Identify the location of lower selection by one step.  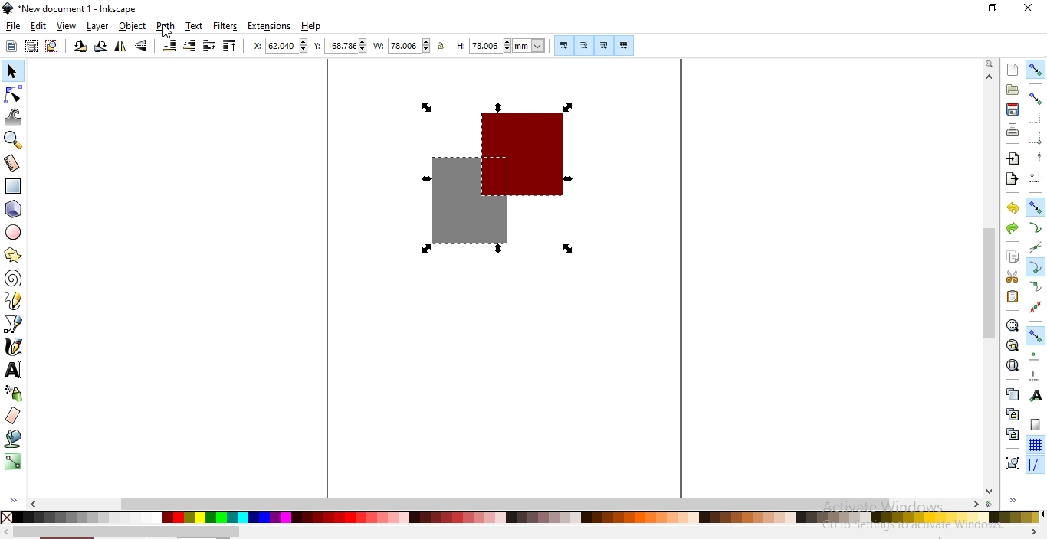
(189, 46).